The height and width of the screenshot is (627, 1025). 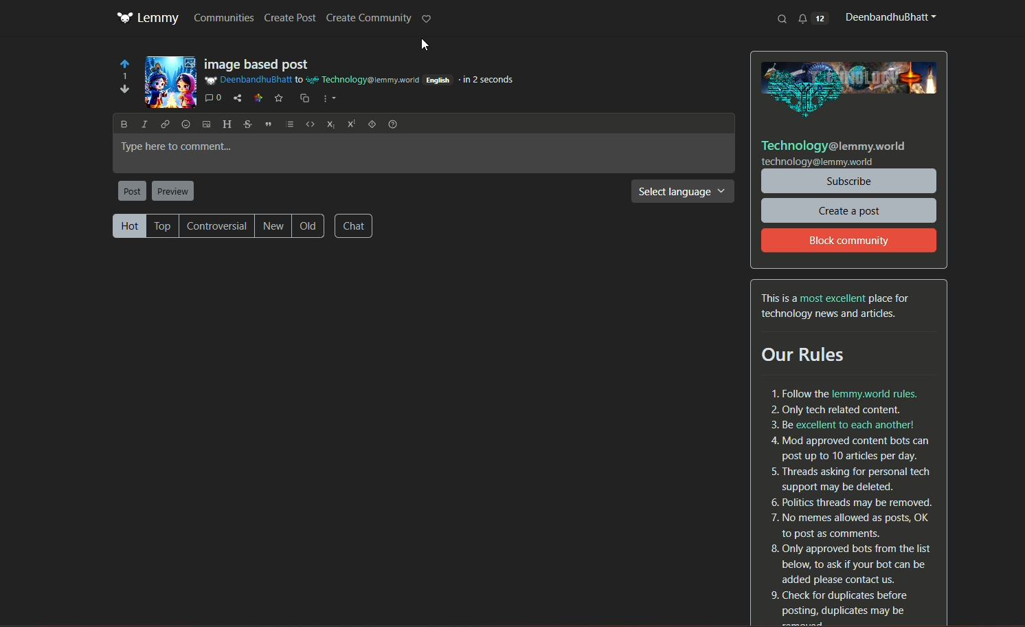 What do you see at coordinates (329, 99) in the screenshot?
I see `more` at bounding box center [329, 99].